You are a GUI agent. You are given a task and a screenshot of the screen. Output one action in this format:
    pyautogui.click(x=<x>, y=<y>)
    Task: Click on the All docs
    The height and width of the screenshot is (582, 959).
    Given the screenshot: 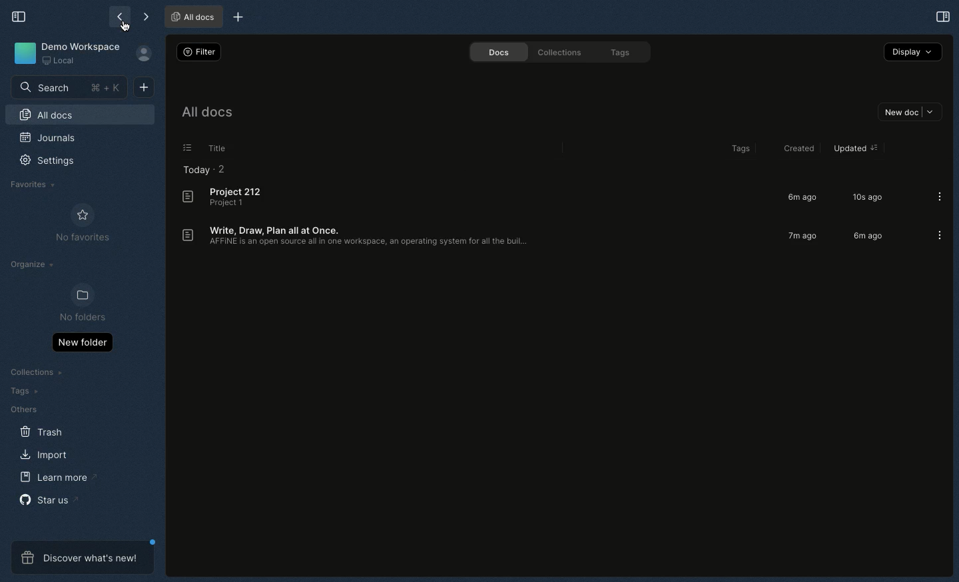 What is the action you would take?
    pyautogui.click(x=214, y=112)
    